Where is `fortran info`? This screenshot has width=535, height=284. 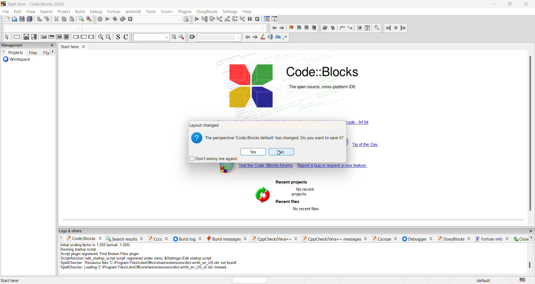 fortran info is located at coordinates (492, 239).